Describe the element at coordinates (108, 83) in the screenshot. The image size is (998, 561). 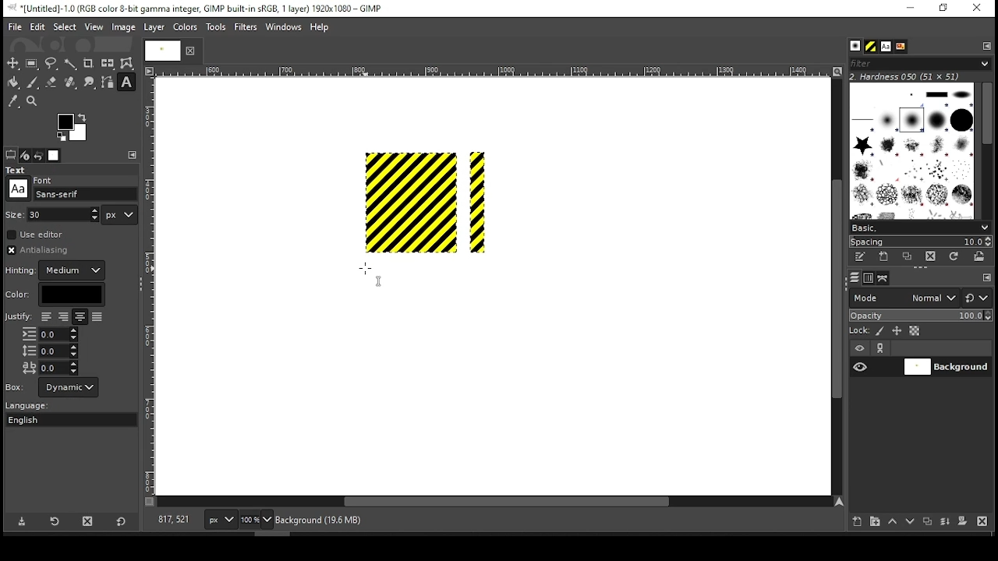
I see `paths tool` at that location.